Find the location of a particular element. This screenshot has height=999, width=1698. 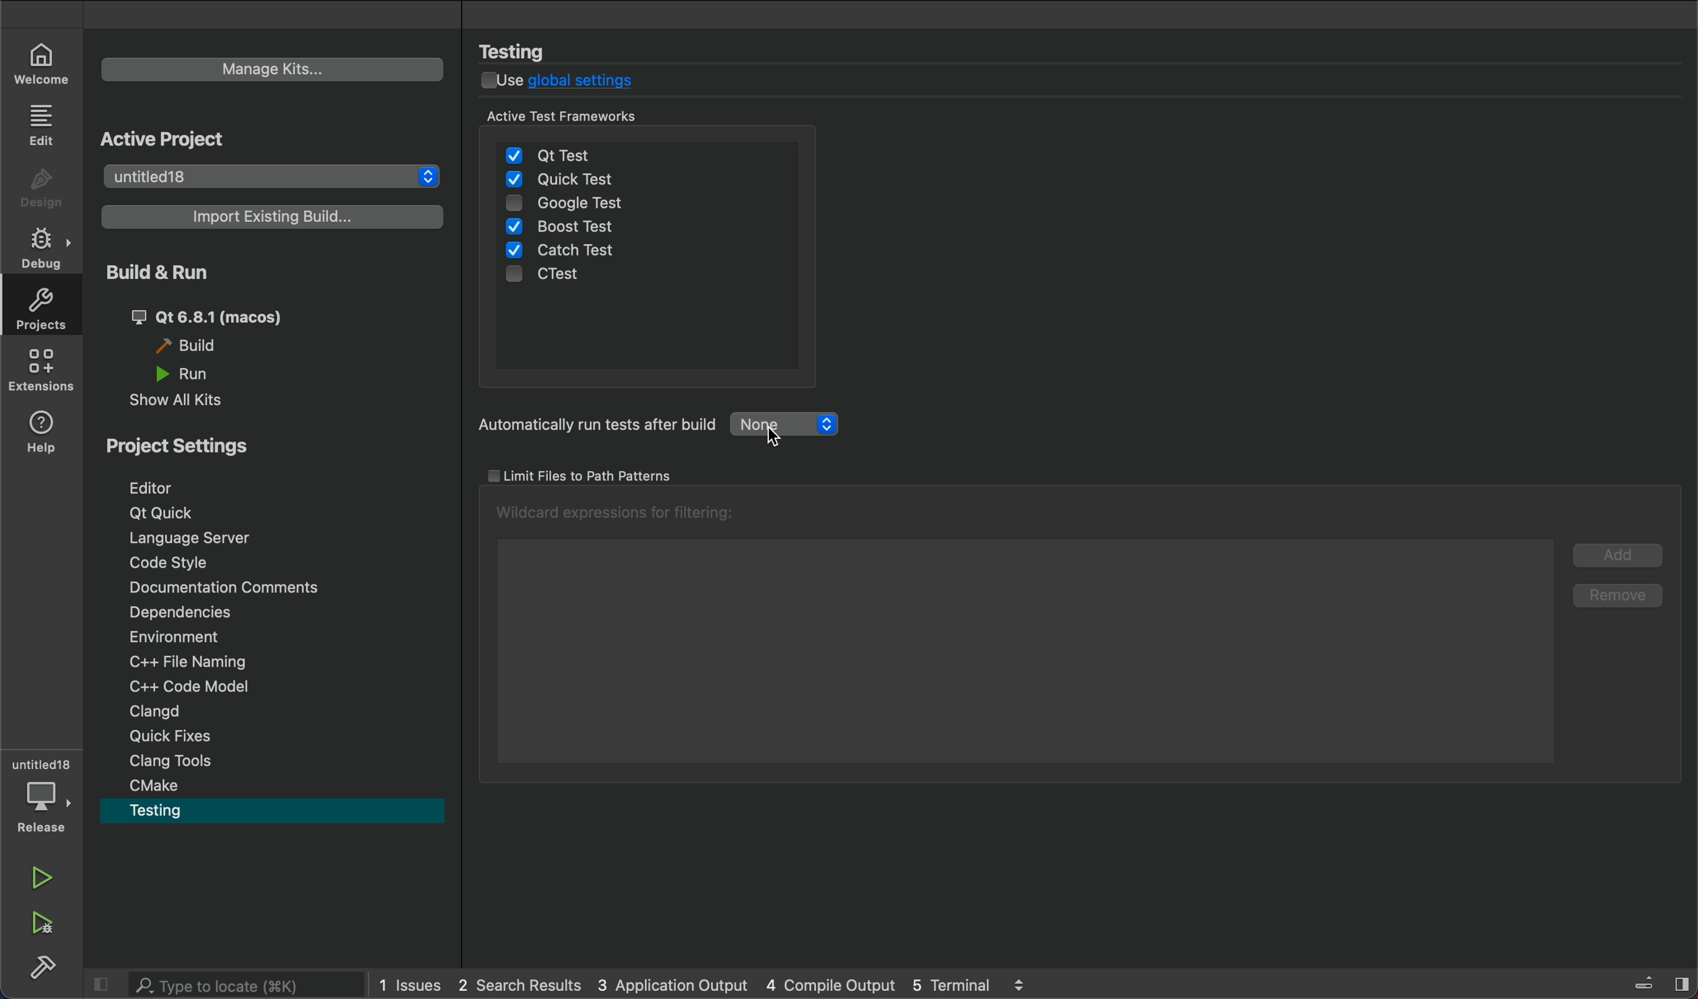

BUILD is located at coordinates (53, 970).